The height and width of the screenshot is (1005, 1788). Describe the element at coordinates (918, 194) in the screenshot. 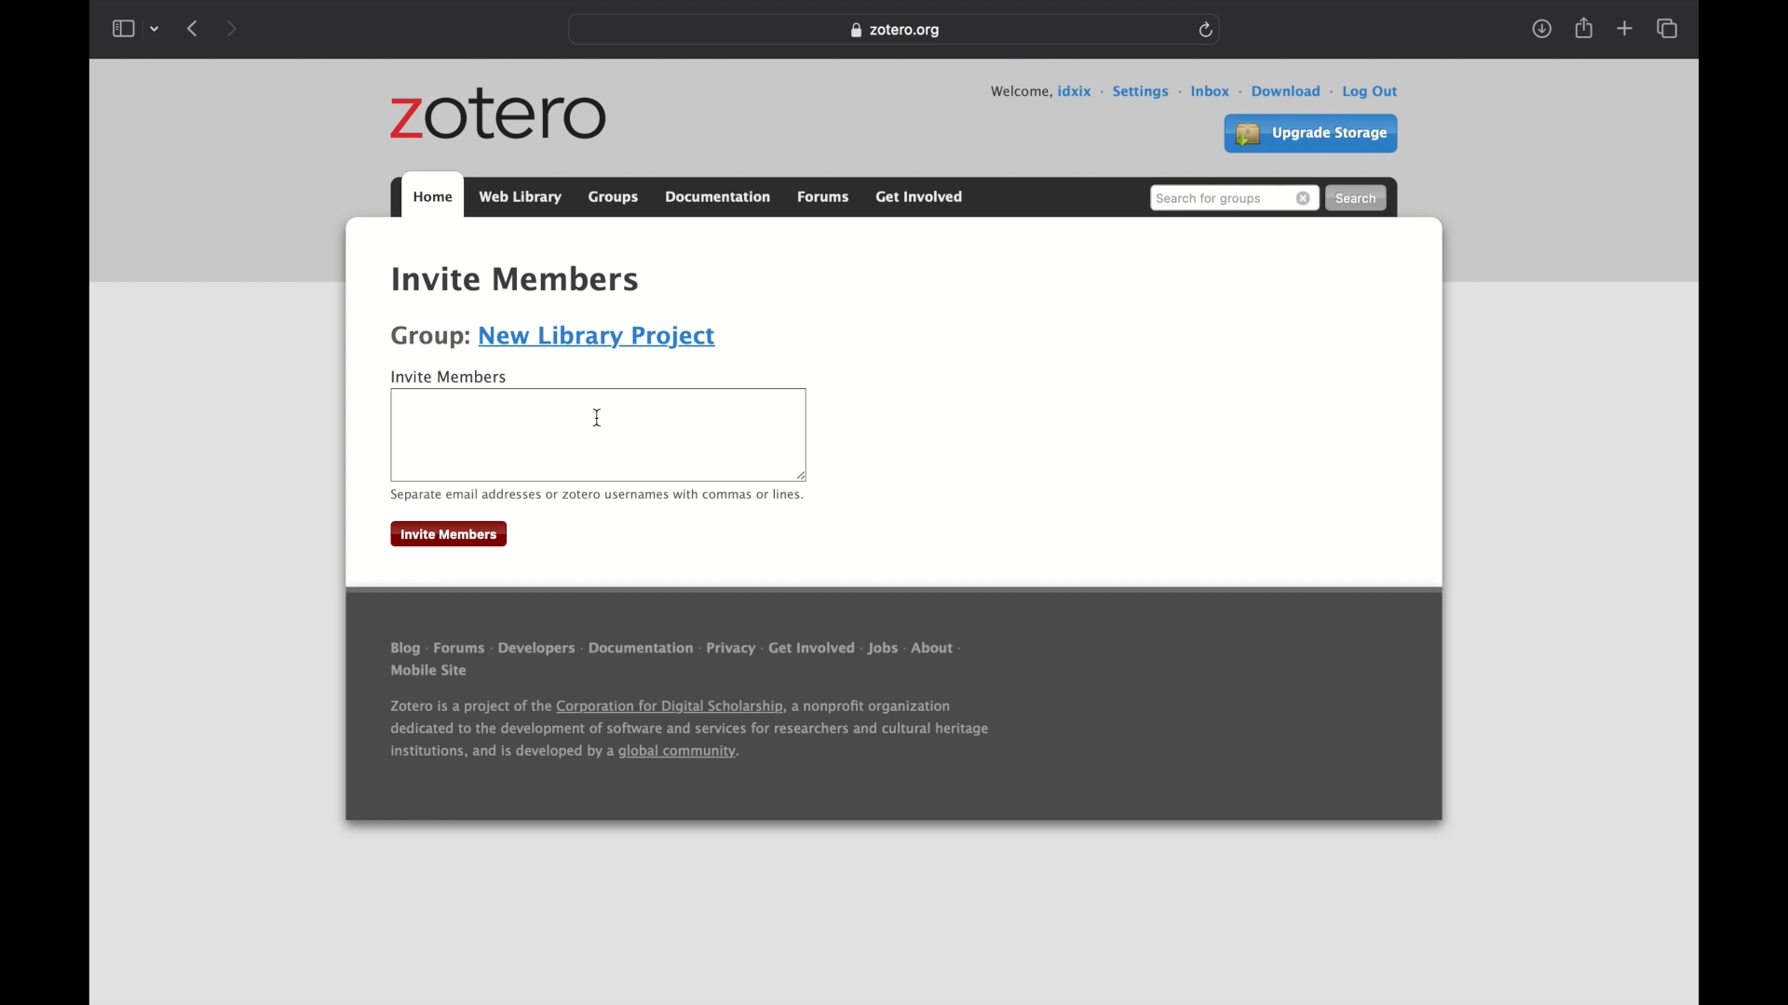

I see `get involved` at that location.